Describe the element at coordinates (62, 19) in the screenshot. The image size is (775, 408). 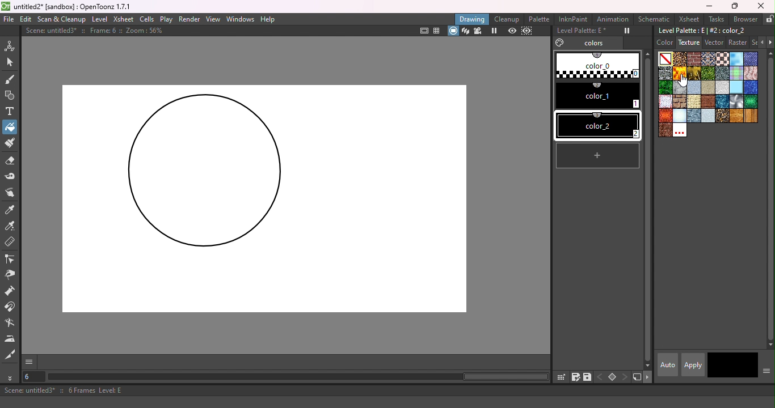
I see `Scan & Clenaup` at that location.